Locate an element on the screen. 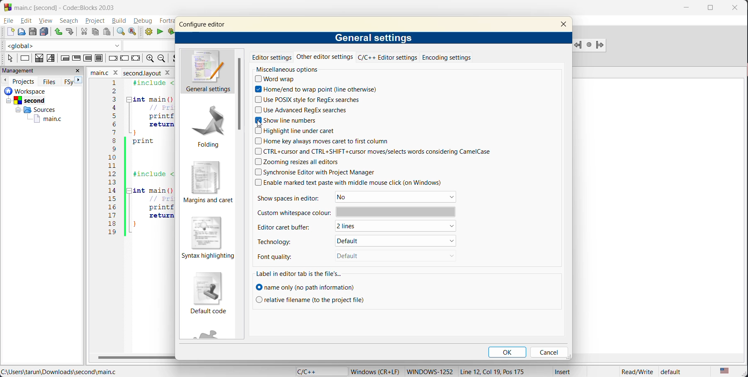  editor settings is located at coordinates (272, 58).